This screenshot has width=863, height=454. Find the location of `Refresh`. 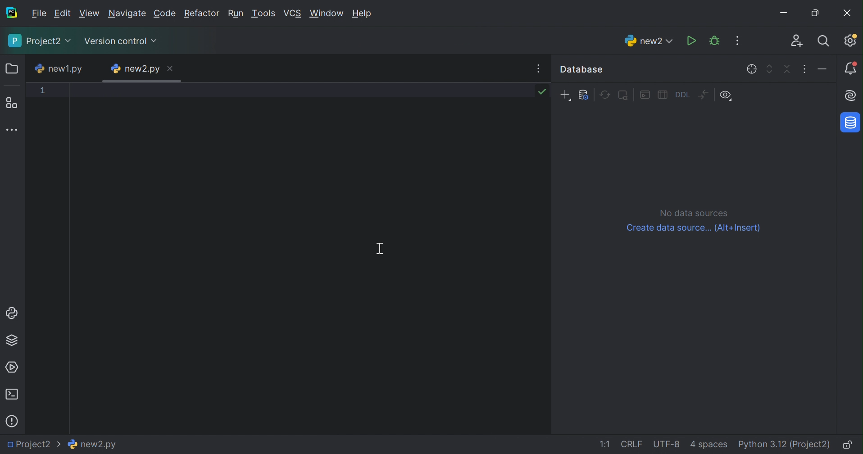

Refresh is located at coordinates (604, 95).